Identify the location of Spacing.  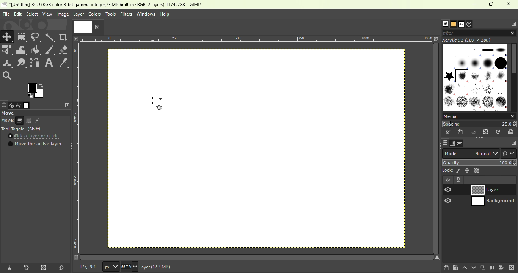
(479, 124).